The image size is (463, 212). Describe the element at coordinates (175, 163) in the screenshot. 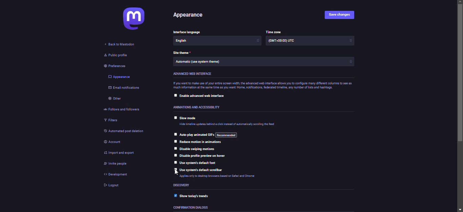

I see `click to select` at that location.